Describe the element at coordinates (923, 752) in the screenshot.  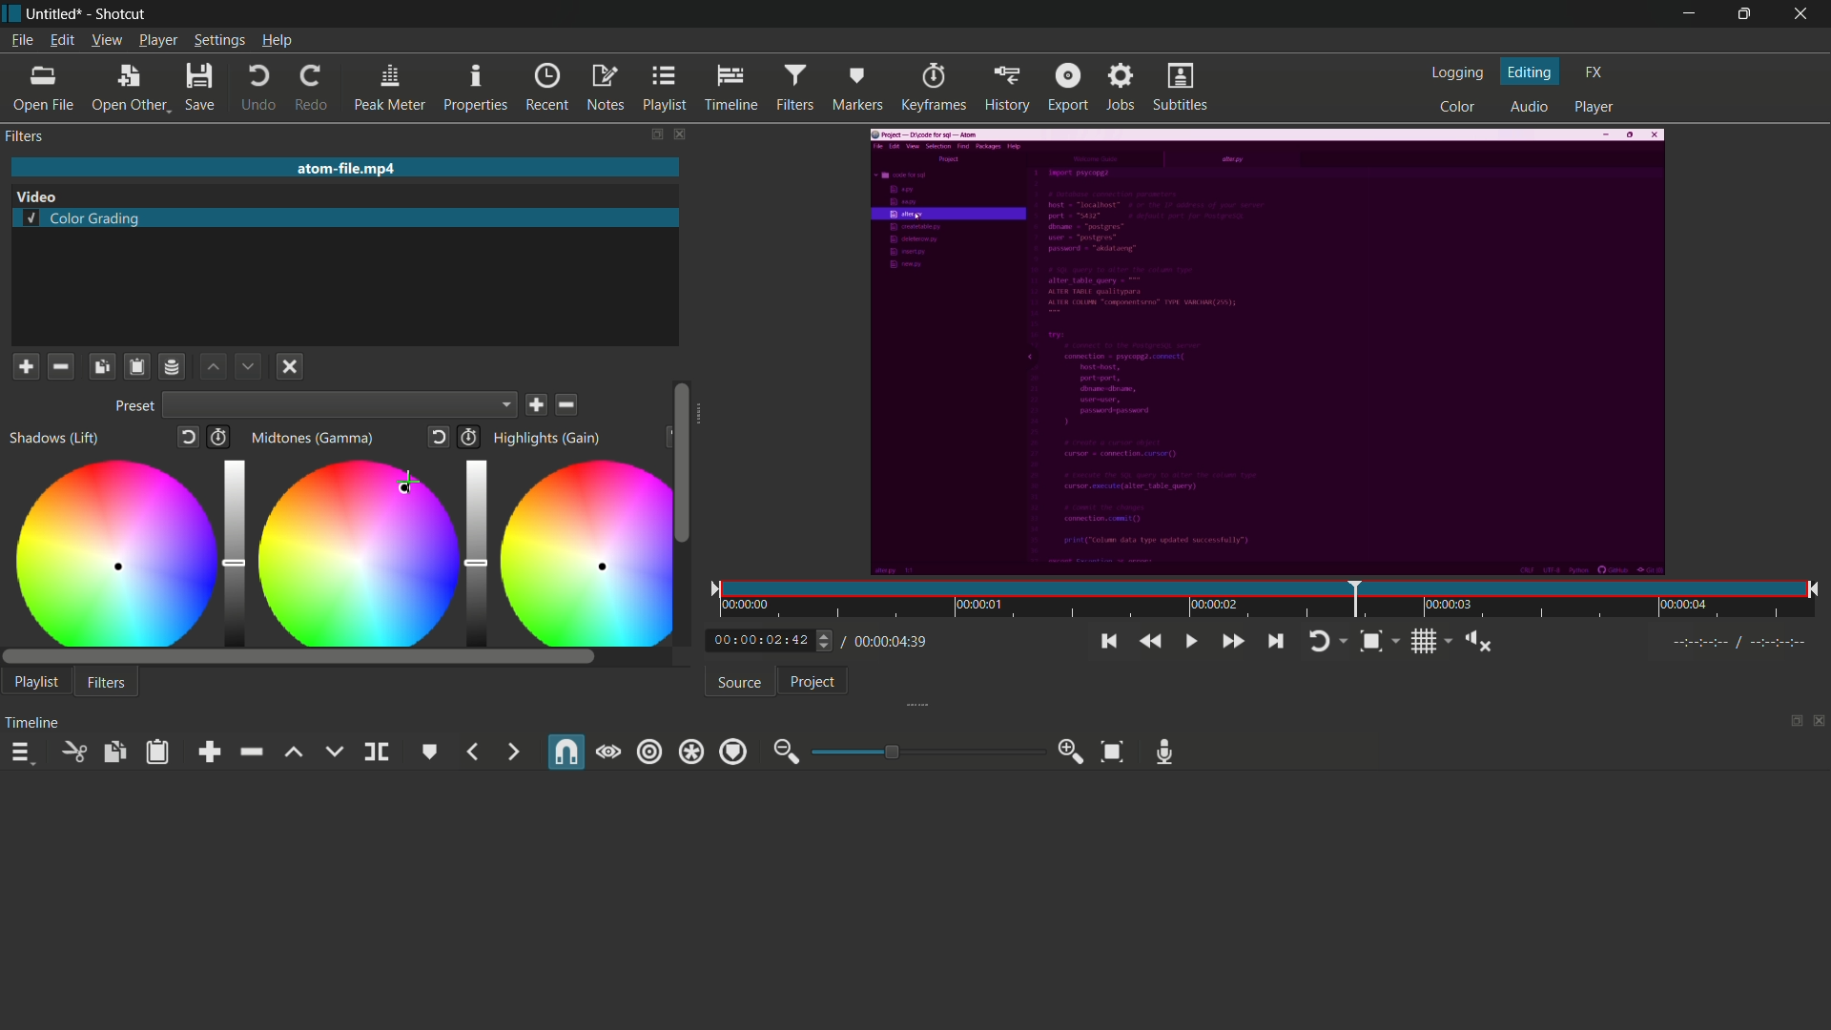
I see `adjustment bar` at that location.